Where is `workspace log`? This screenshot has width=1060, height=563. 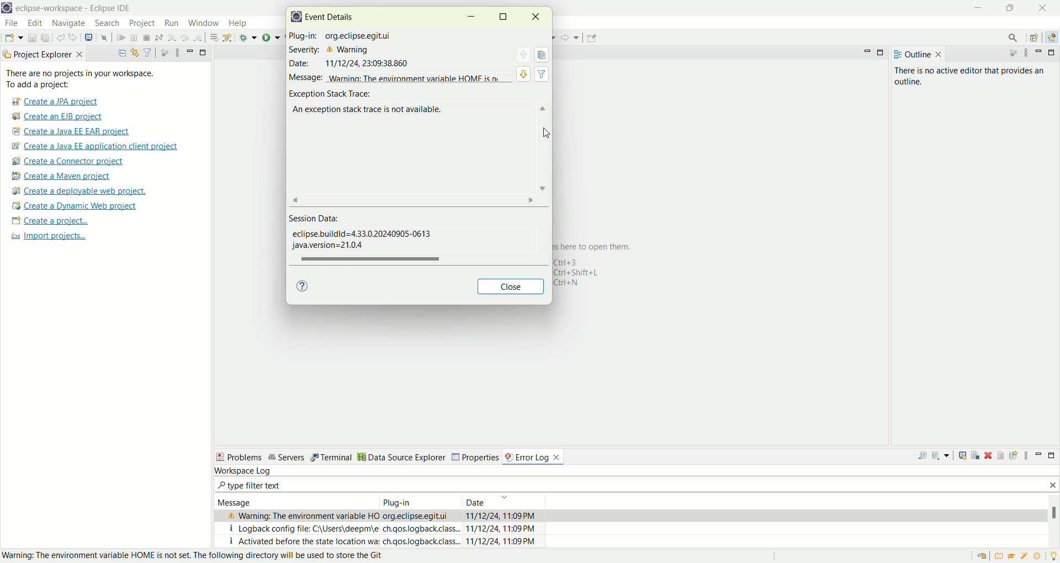
workspace log is located at coordinates (236, 469).